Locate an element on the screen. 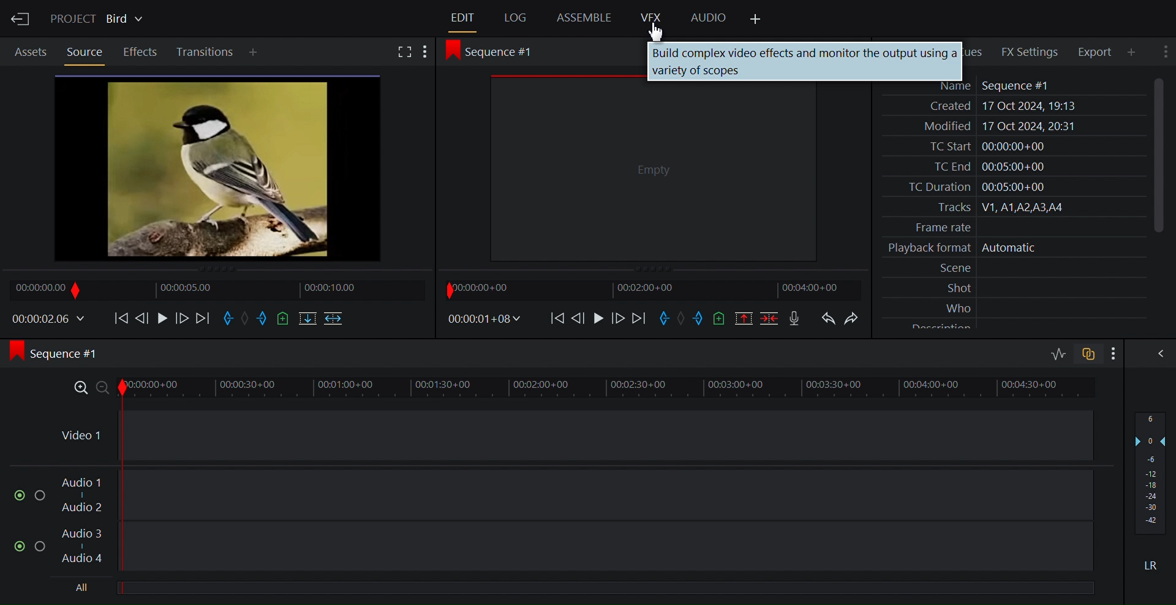 This screenshot has width=1176, height=605. Insert into the target sequence is located at coordinates (335, 320).